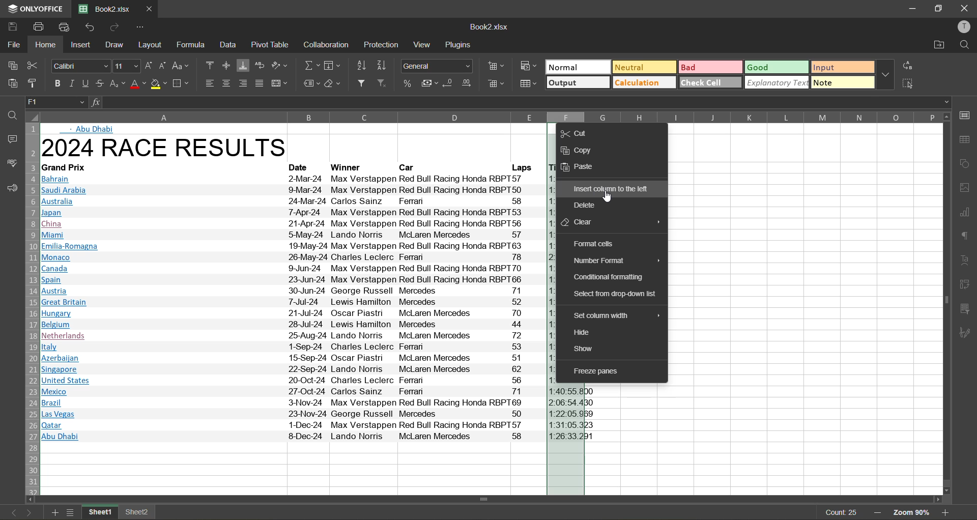  What do you see at coordinates (303, 167) in the screenshot?
I see `Date` at bounding box center [303, 167].